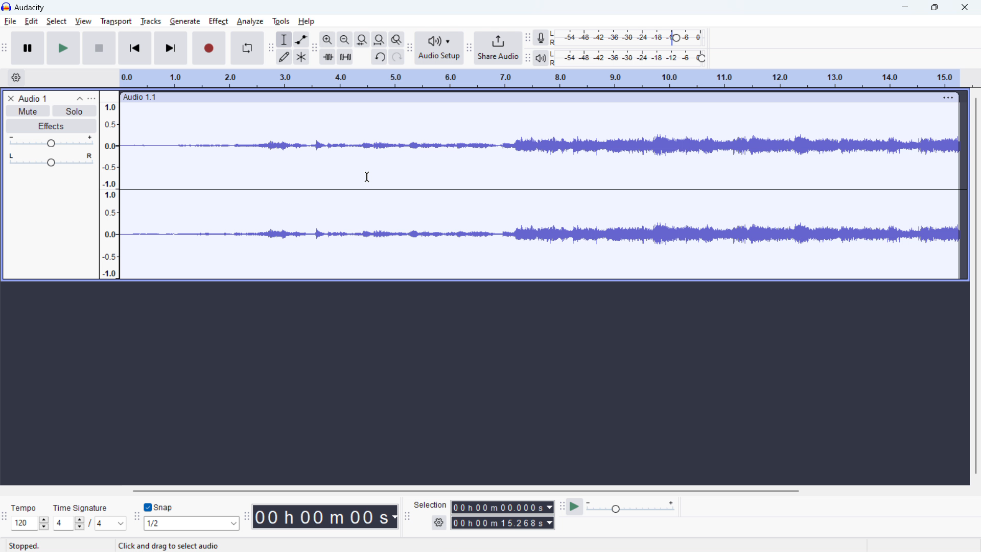 Image resolution: width=981 pixels, height=552 pixels. Describe the element at coordinates (219, 21) in the screenshot. I see `effect` at that location.